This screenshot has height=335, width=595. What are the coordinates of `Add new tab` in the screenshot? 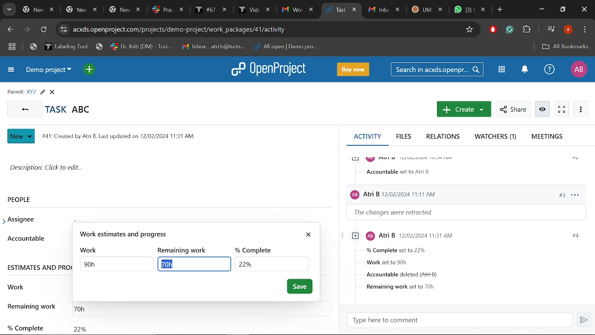 It's located at (500, 10).